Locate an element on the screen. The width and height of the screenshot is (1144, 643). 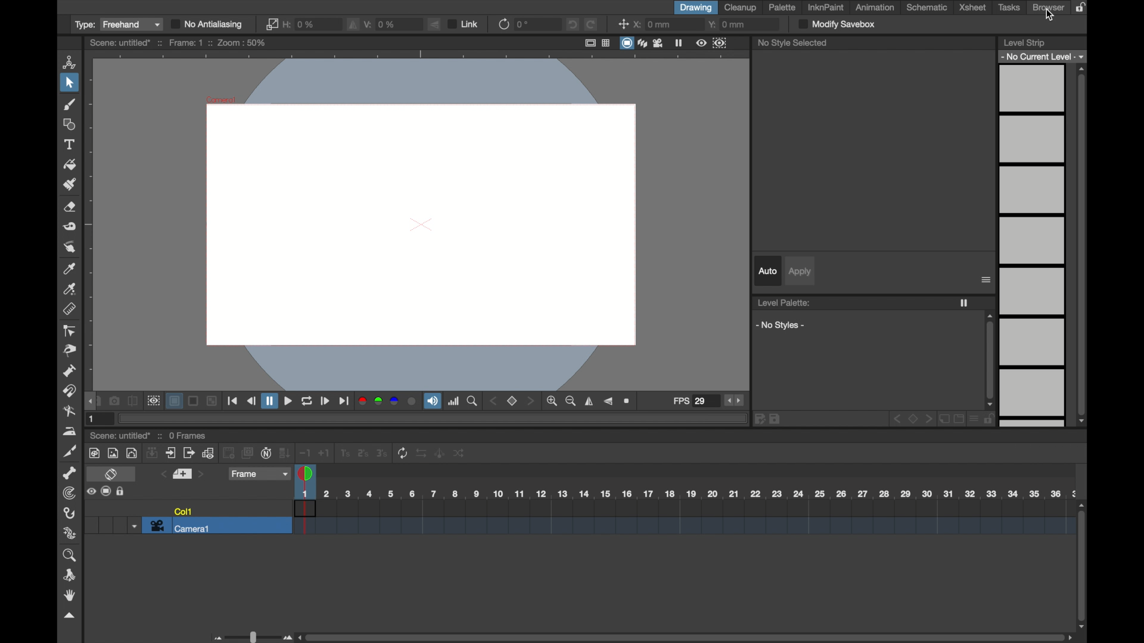
palette is located at coordinates (783, 7).